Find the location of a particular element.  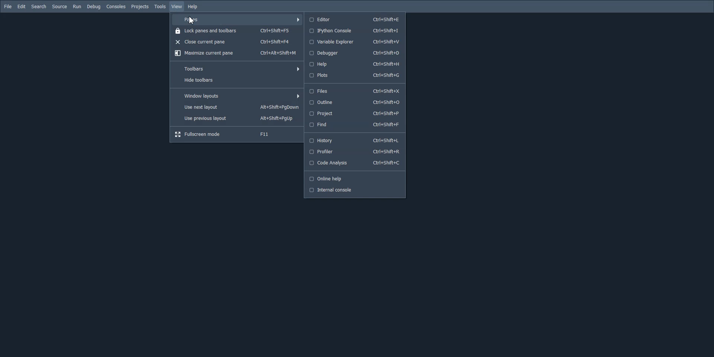

Plots is located at coordinates (356, 75).